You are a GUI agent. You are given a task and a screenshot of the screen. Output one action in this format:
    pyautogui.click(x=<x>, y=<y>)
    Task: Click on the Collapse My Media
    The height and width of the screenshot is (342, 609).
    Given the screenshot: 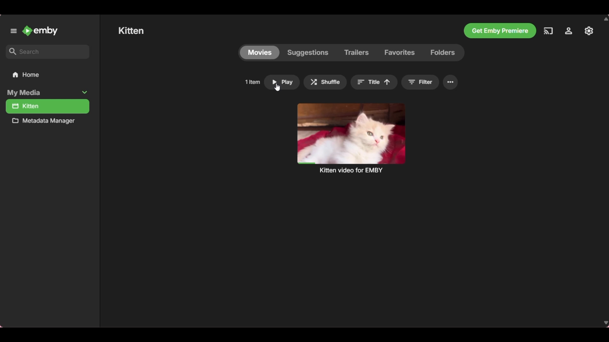 What is the action you would take?
    pyautogui.click(x=47, y=93)
    